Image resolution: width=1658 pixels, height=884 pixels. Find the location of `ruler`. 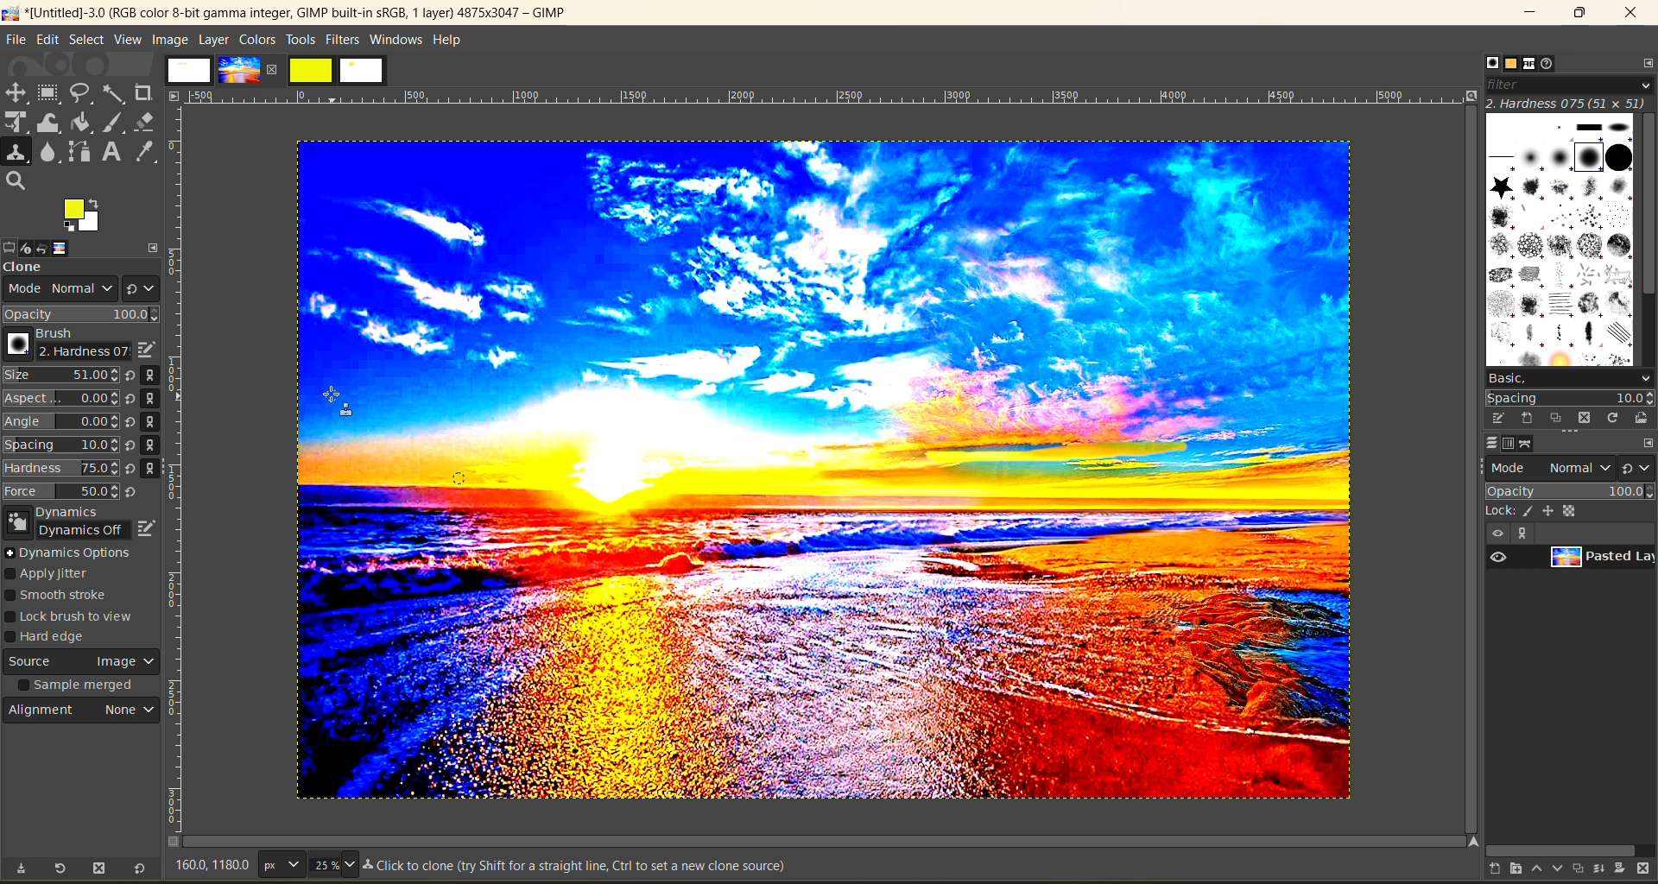

ruler is located at coordinates (180, 472).